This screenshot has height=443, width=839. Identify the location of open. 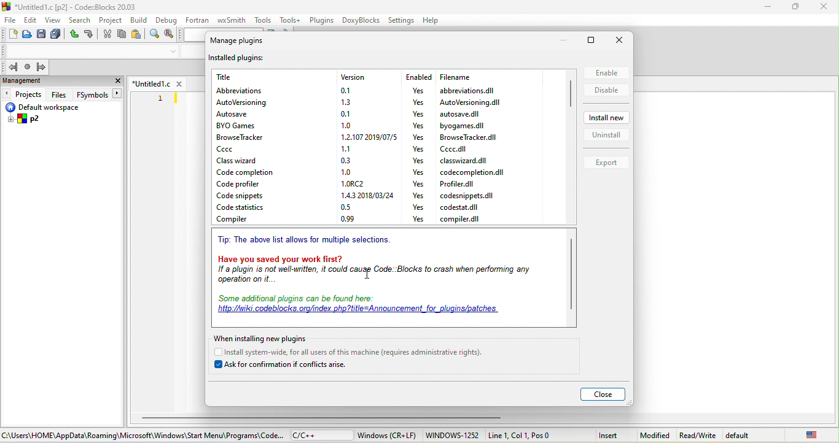
(26, 35).